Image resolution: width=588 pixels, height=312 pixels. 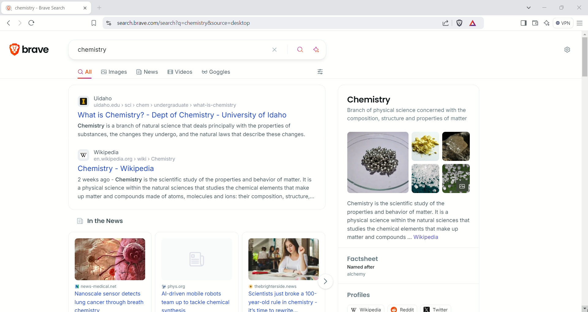 I want to click on Factsheet— Named after- alchemy, so click(x=361, y=268).